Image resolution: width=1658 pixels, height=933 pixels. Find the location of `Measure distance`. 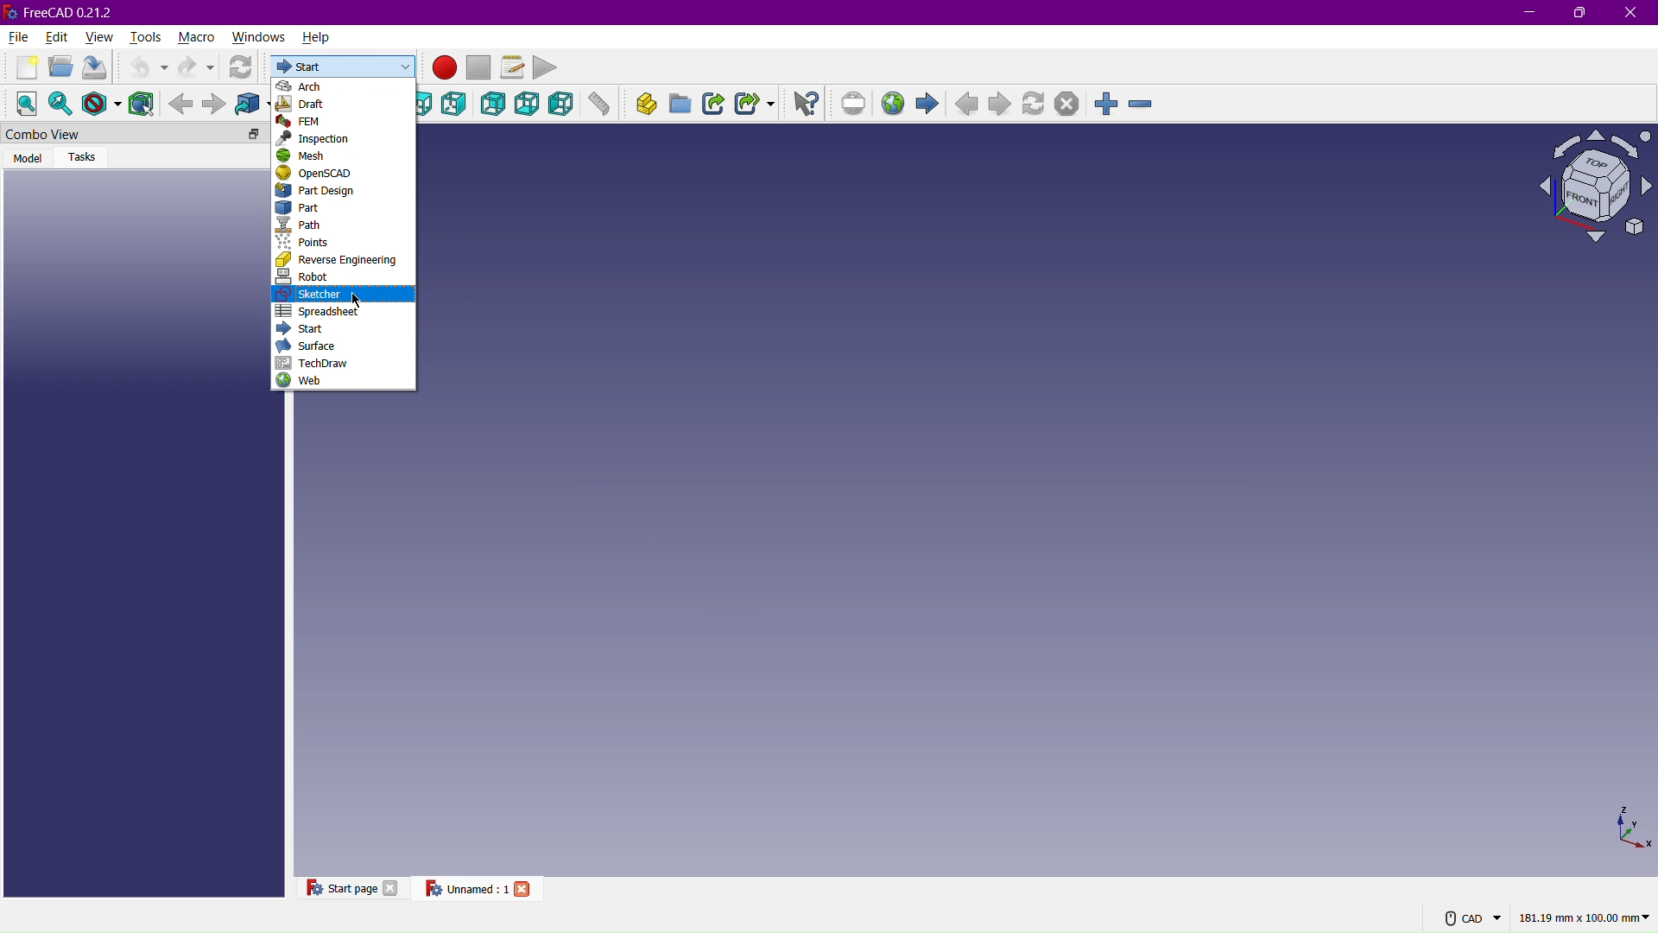

Measure distance is located at coordinates (600, 102).